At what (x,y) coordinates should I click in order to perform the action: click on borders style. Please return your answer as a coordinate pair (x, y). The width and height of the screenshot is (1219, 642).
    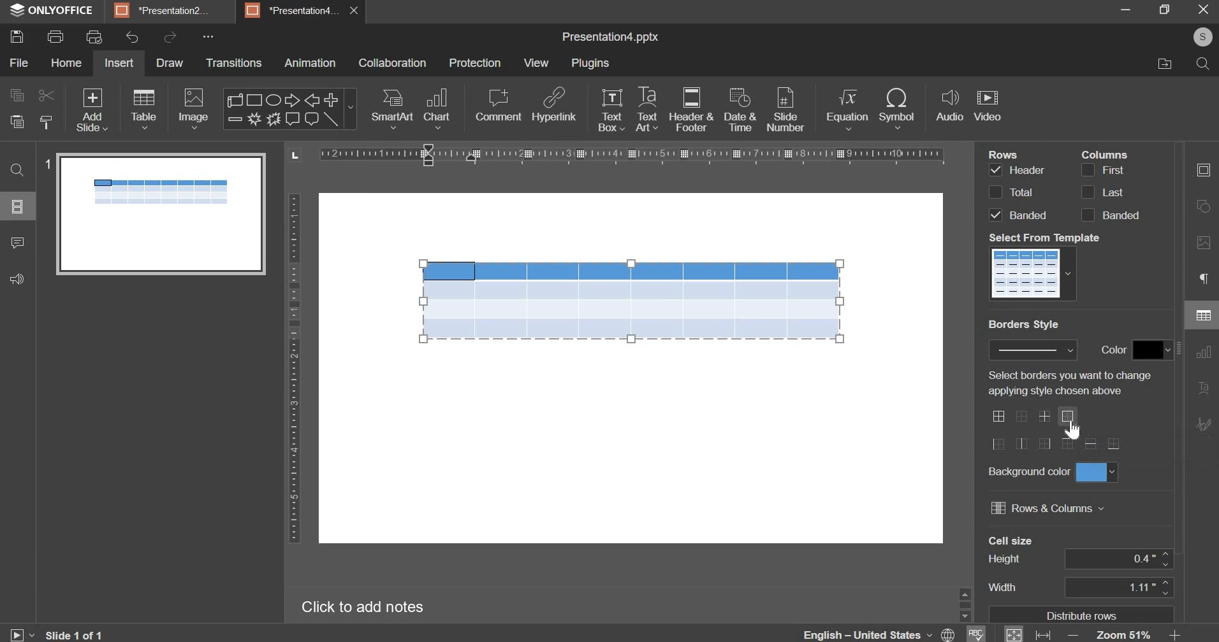
    Looking at the image, I should click on (1023, 322).